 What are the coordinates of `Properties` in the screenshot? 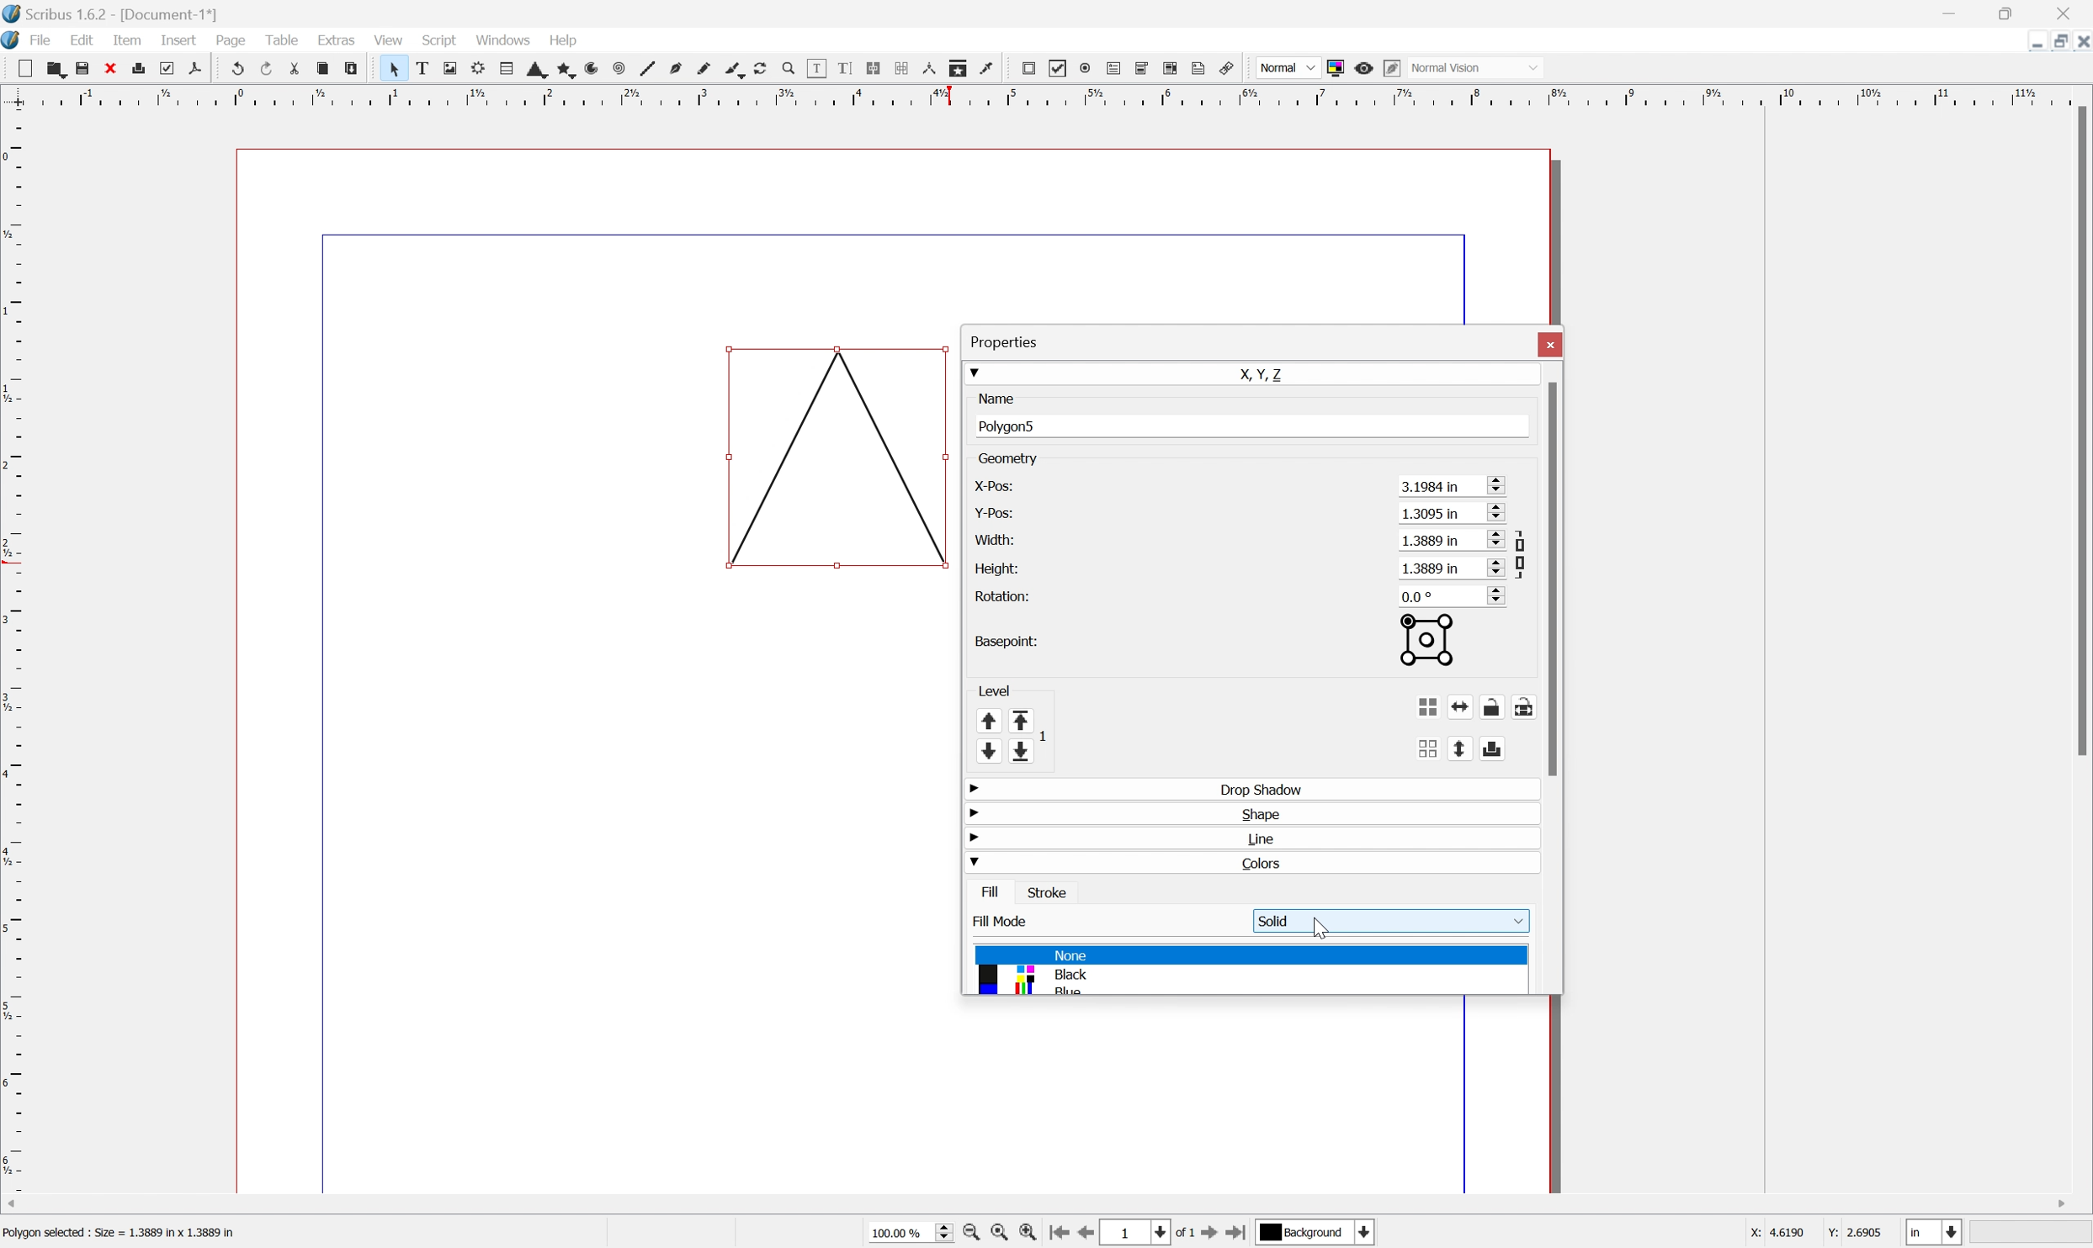 It's located at (1005, 341).